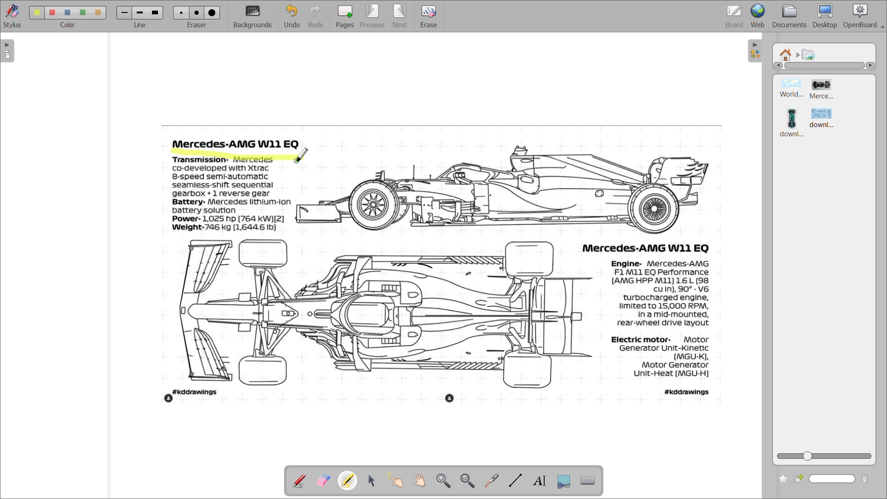 Image resolution: width=887 pixels, height=499 pixels. I want to click on zoom out, so click(468, 481).